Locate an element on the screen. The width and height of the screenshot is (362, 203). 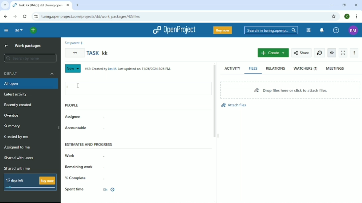
Reload this page is located at coordinates (25, 16).